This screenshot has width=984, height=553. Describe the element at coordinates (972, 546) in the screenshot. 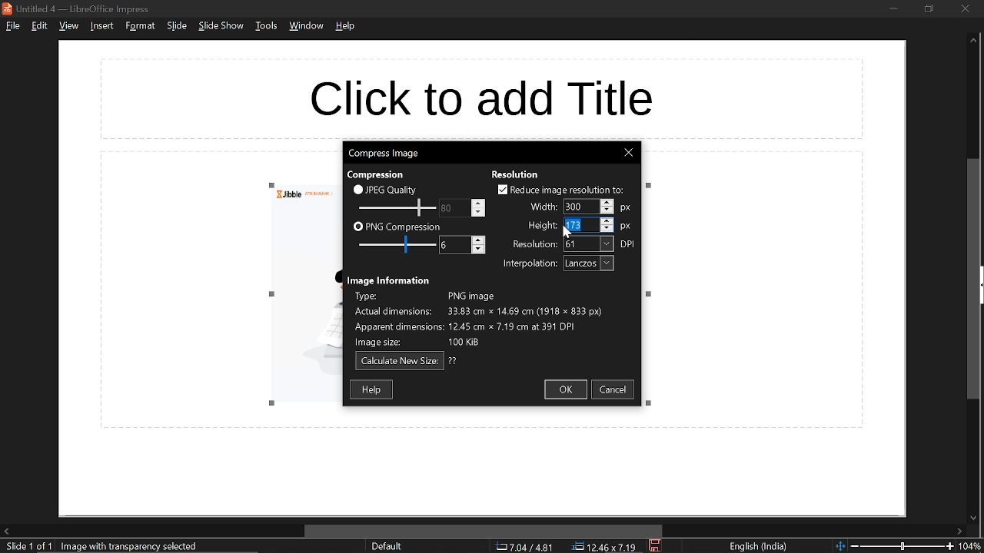

I see `current zoom` at that location.